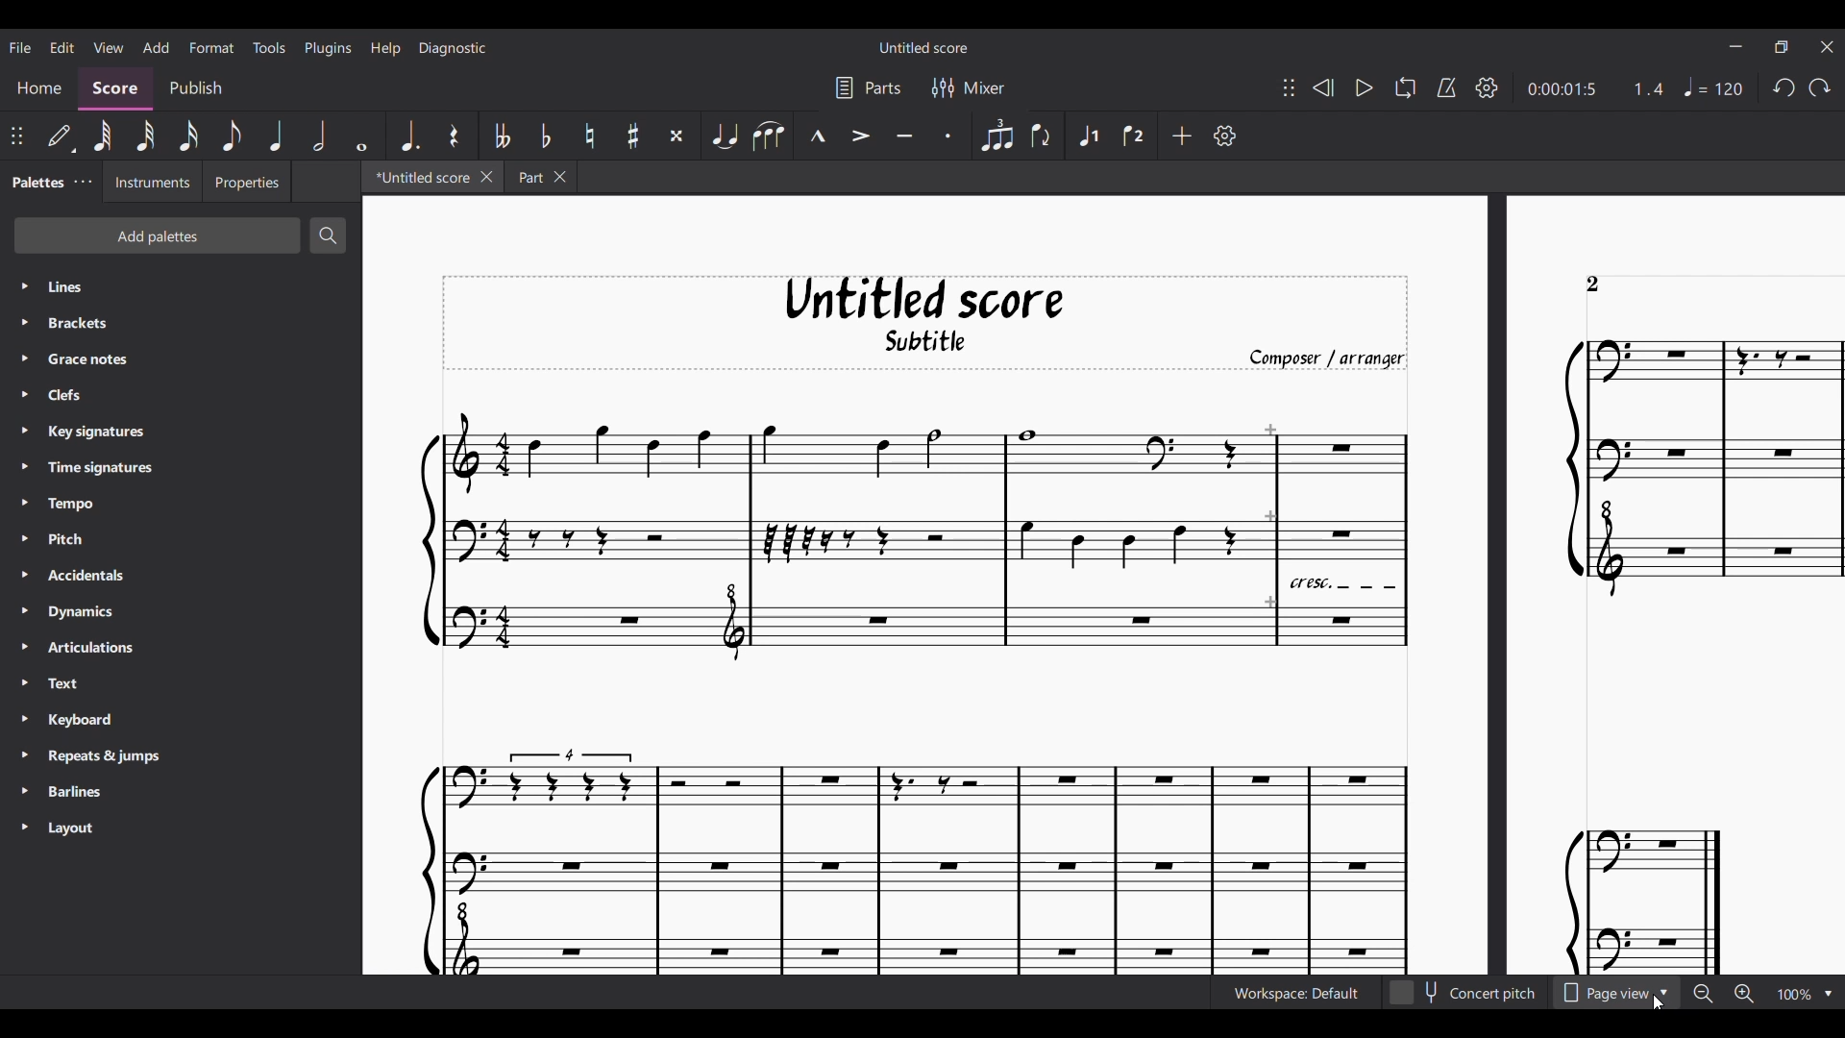 This screenshot has height=1038, width=1845. Describe the element at coordinates (1289, 86) in the screenshot. I see `Change position of toolbar attached ` at that location.